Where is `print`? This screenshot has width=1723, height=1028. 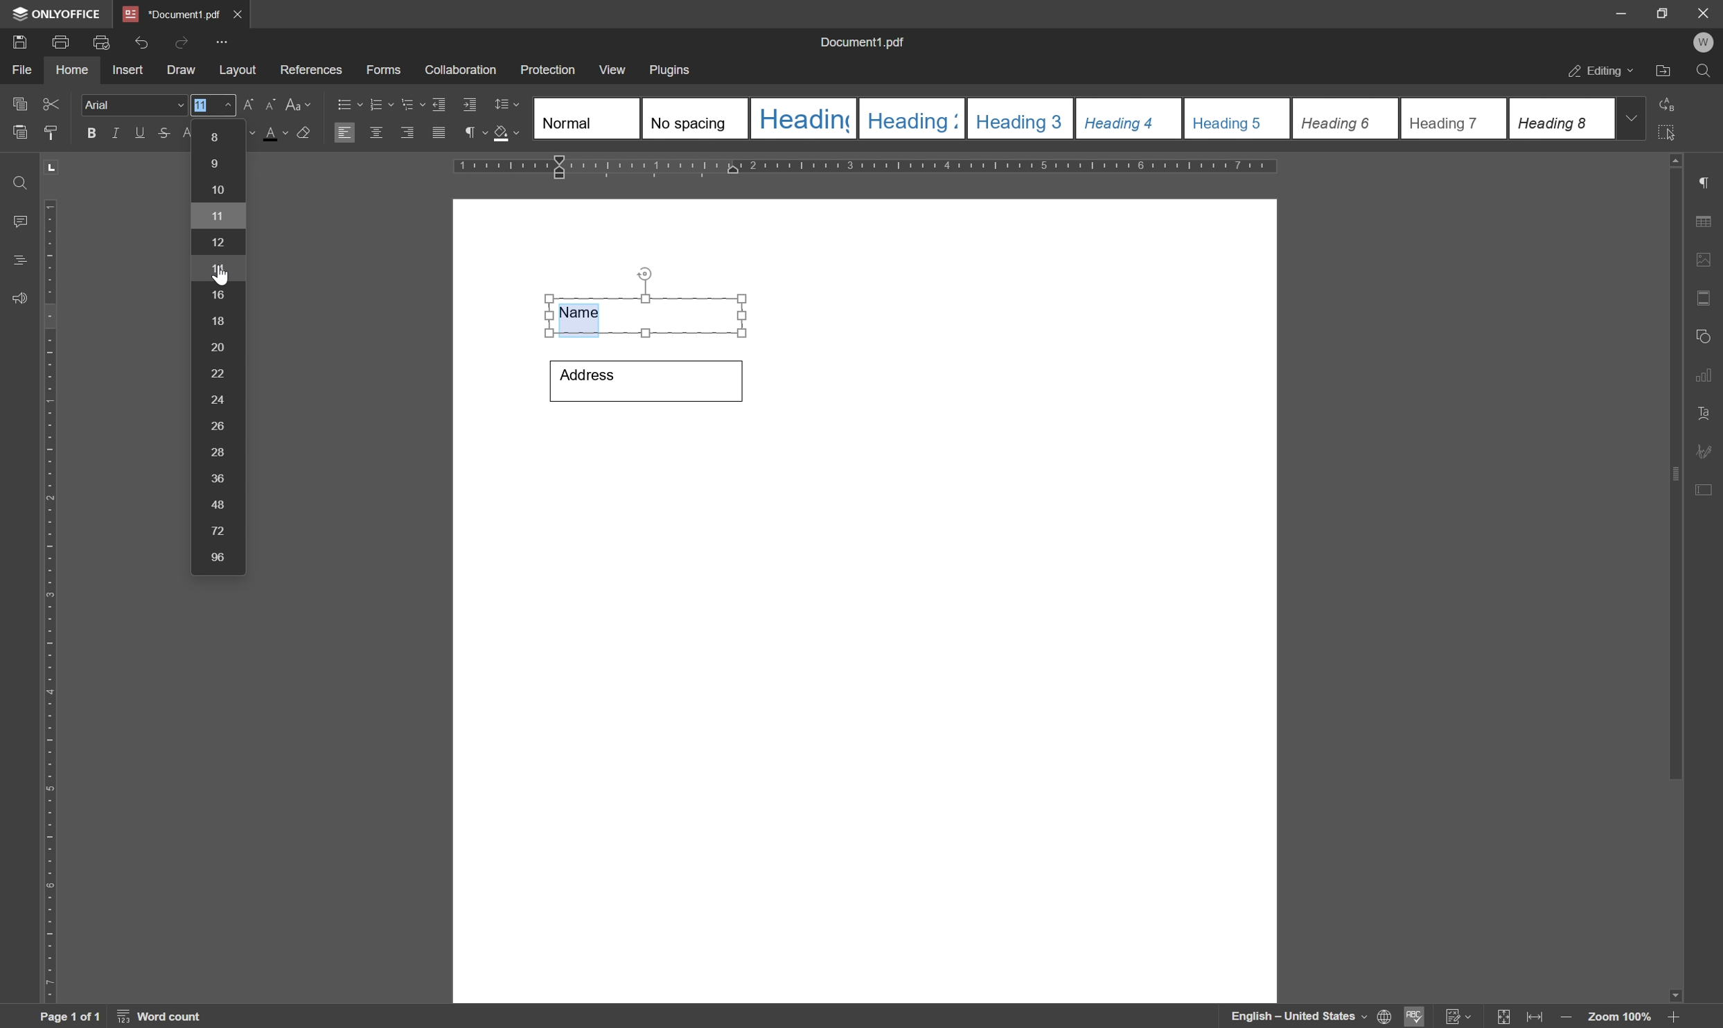
print is located at coordinates (60, 42).